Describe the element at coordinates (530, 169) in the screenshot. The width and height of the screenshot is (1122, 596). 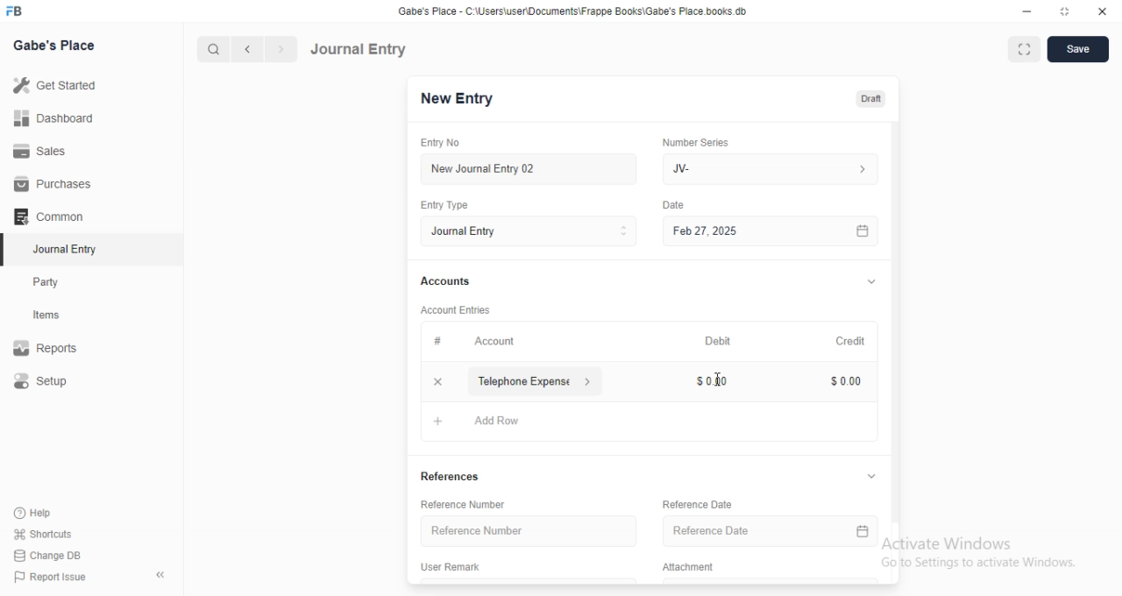
I see `New Journal Entry 02` at that location.